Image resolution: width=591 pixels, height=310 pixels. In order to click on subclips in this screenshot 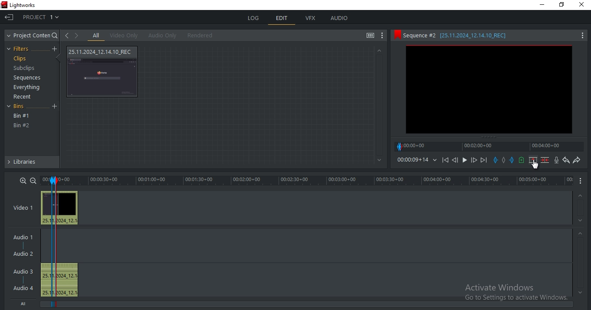, I will do `click(25, 69)`.